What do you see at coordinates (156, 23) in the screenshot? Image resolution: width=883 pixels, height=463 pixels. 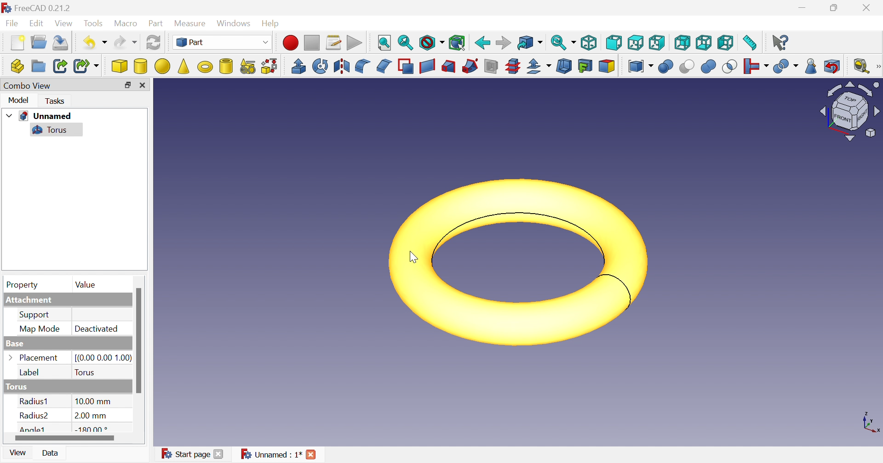 I see `Part` at bounding box center [156, 23].